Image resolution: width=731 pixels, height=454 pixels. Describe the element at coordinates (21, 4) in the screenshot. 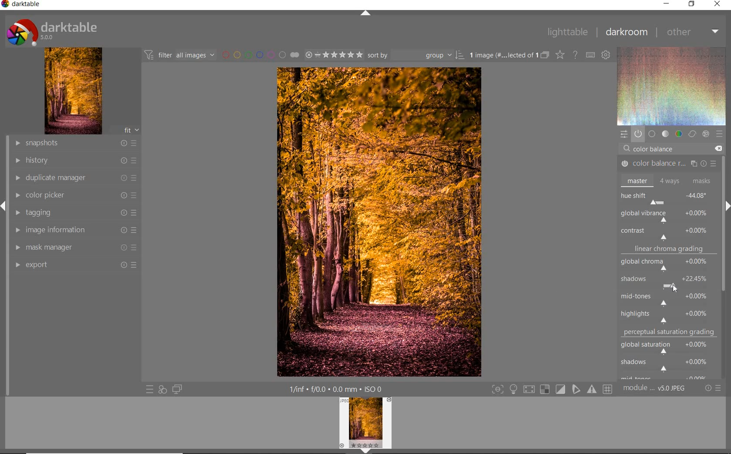

I see `system name` at that location.